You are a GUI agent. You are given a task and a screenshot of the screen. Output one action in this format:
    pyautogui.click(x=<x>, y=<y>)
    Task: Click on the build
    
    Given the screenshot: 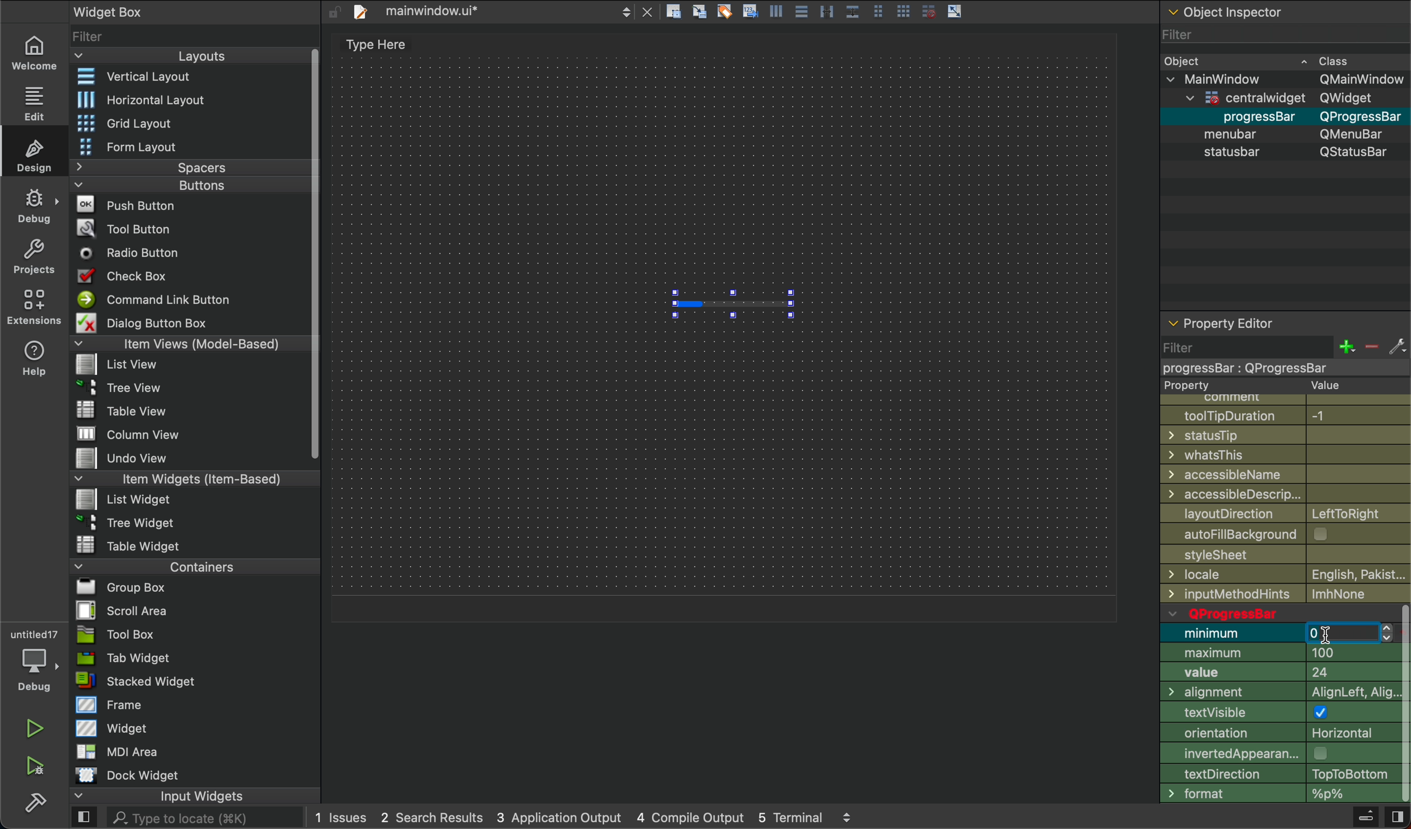 What is the action you would take?
    pyautogui.click(x=35, y=800)
    